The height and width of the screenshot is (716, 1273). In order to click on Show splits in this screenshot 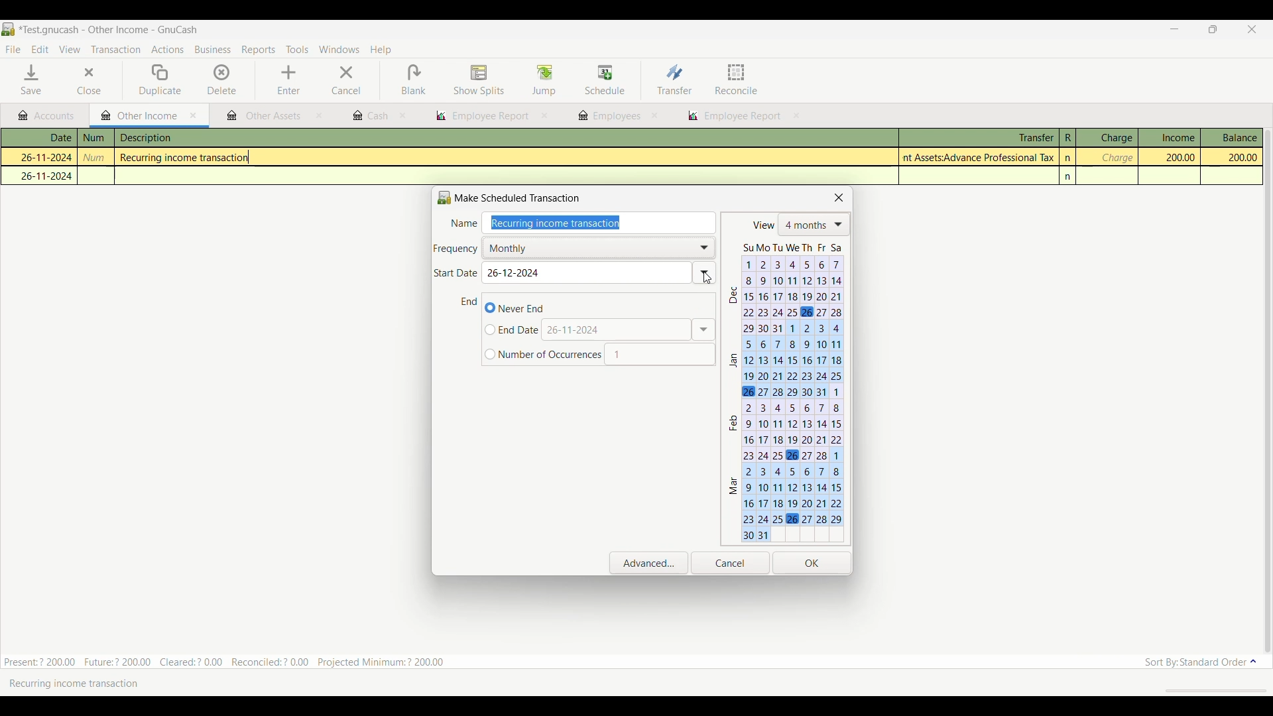, I will do `click(479, 81)`.